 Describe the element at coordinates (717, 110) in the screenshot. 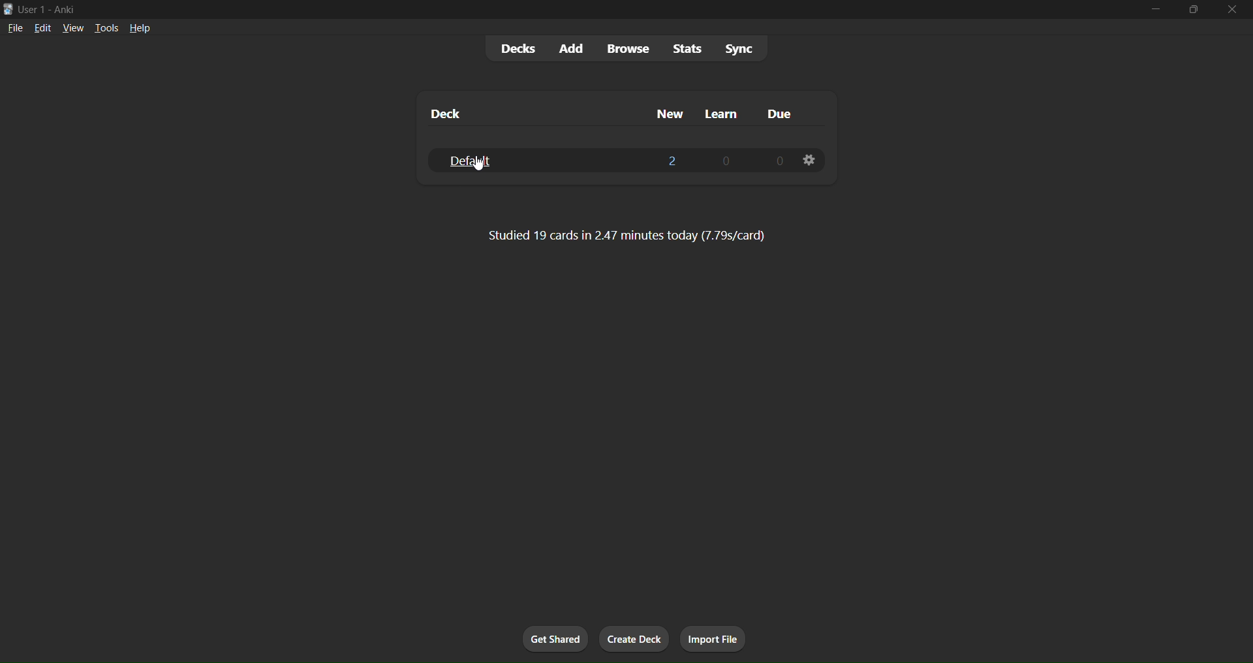

I see `learn` at that location.